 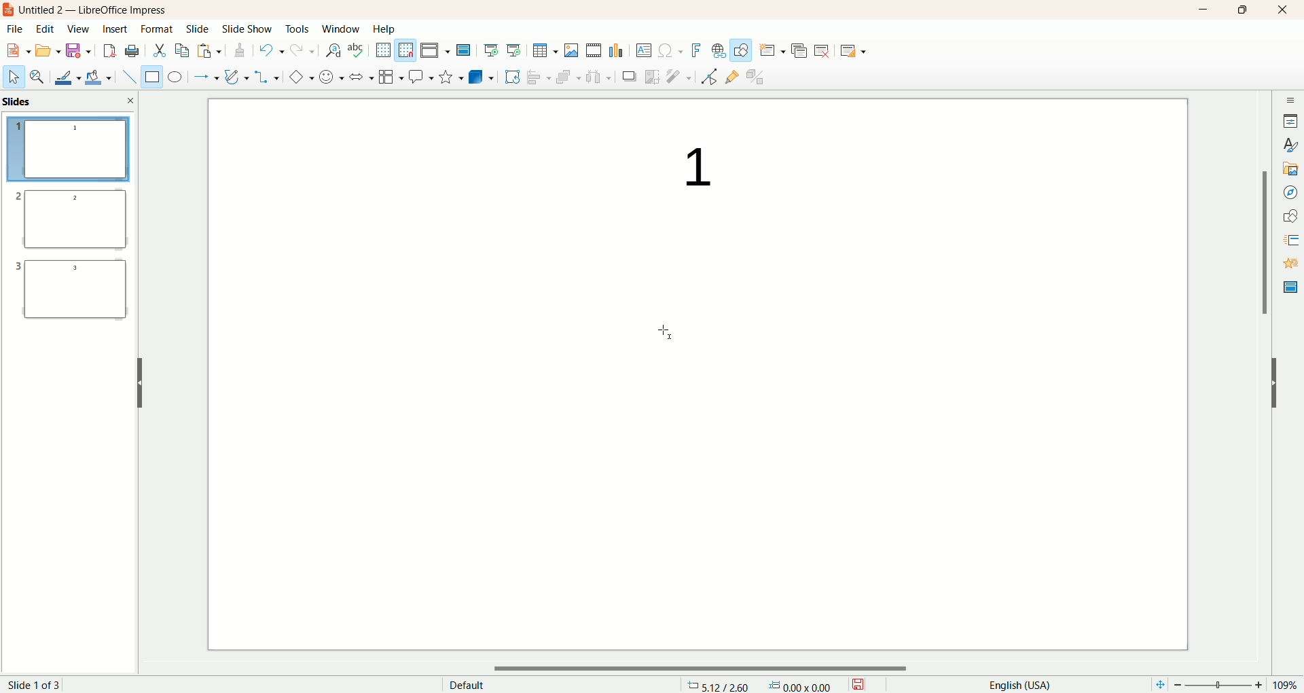 What do you see at coordinates (131, 100) in the screenshot?
I see `close` at bounding box center [131, 100].